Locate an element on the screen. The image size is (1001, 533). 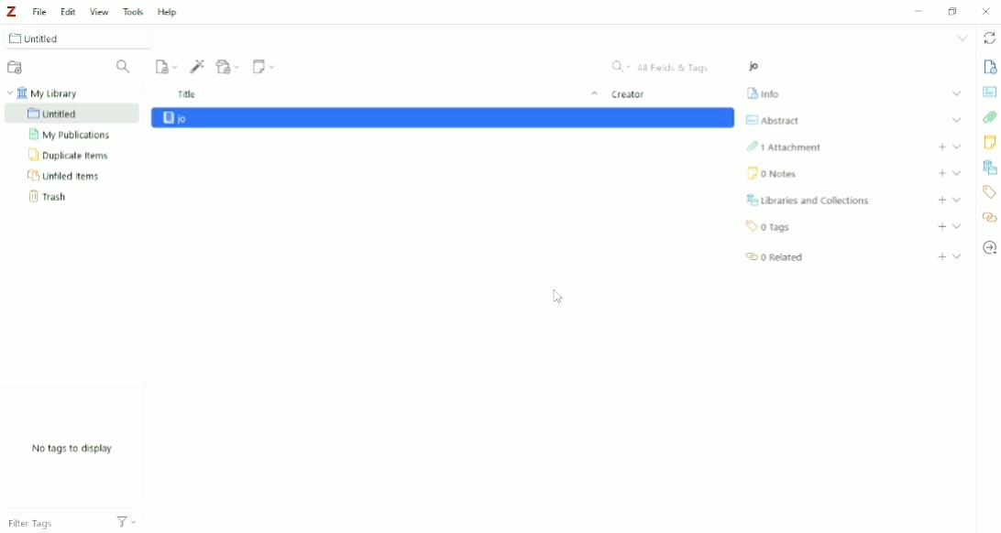
Expand Section is located at coordinates (958, 256).